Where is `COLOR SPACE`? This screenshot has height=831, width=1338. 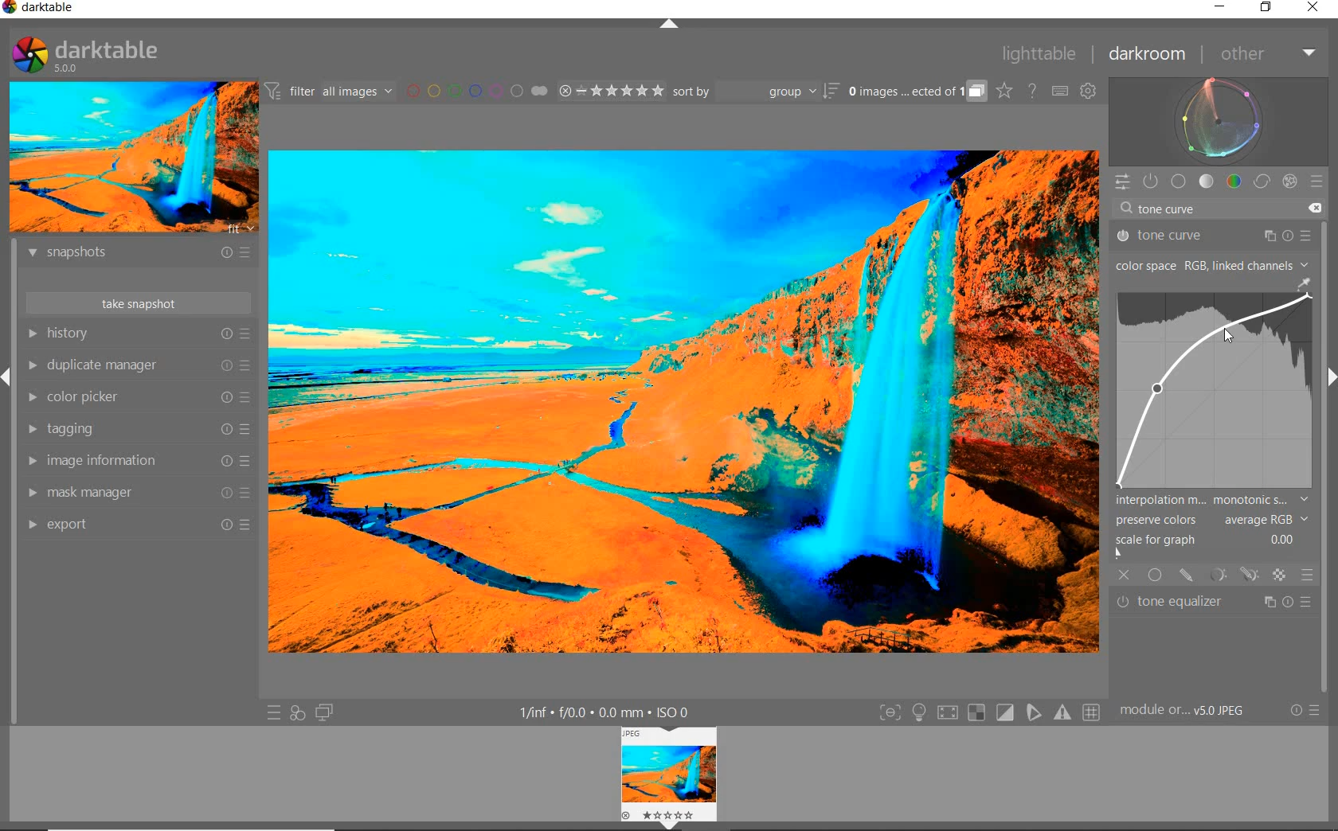
COLOR SPACE is located at coordinates (1213, 264).